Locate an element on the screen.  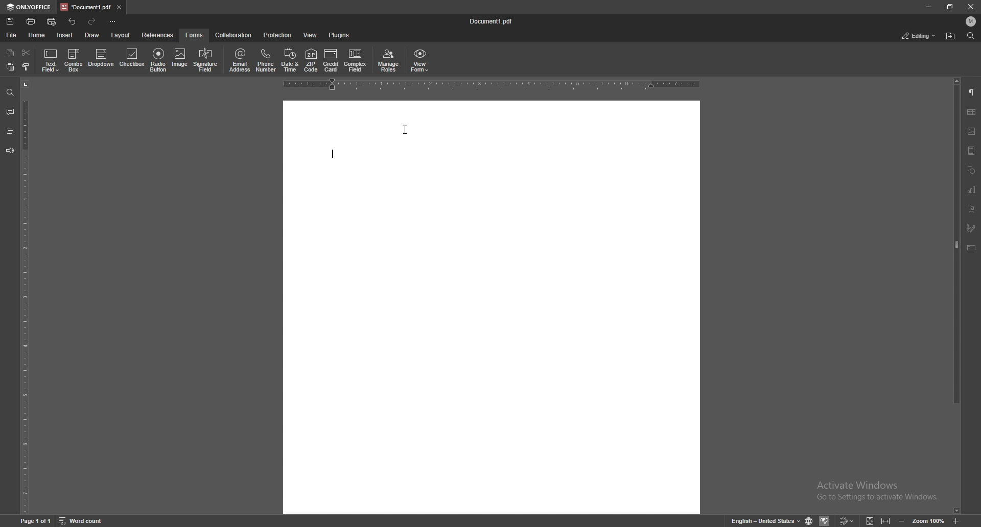
find is located at coordinates (971, 36).